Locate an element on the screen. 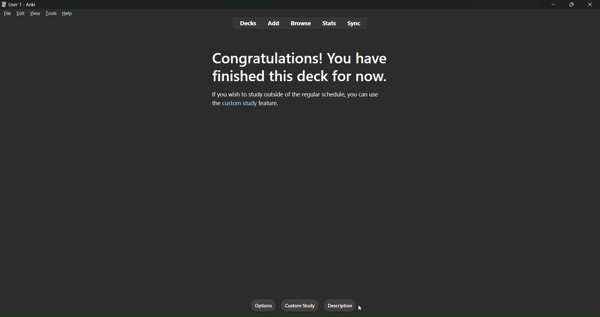  custom study is located at coordinates (300, 304).